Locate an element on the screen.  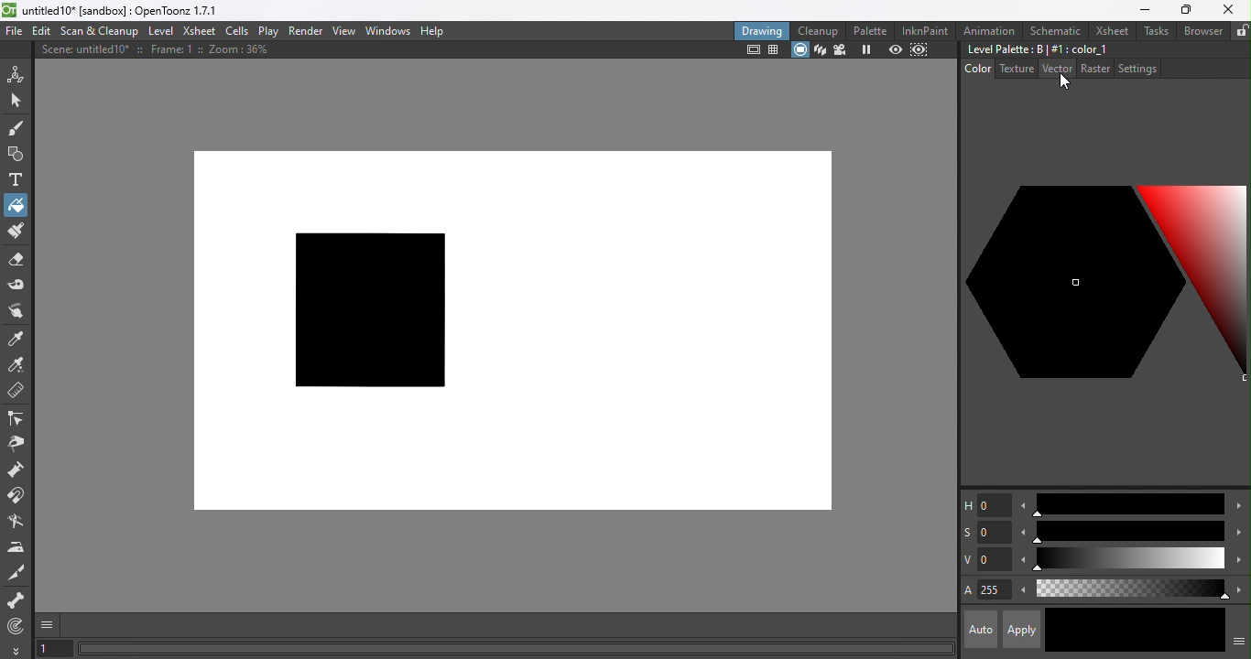
Magnet tool is located at coordinates (18, 497).